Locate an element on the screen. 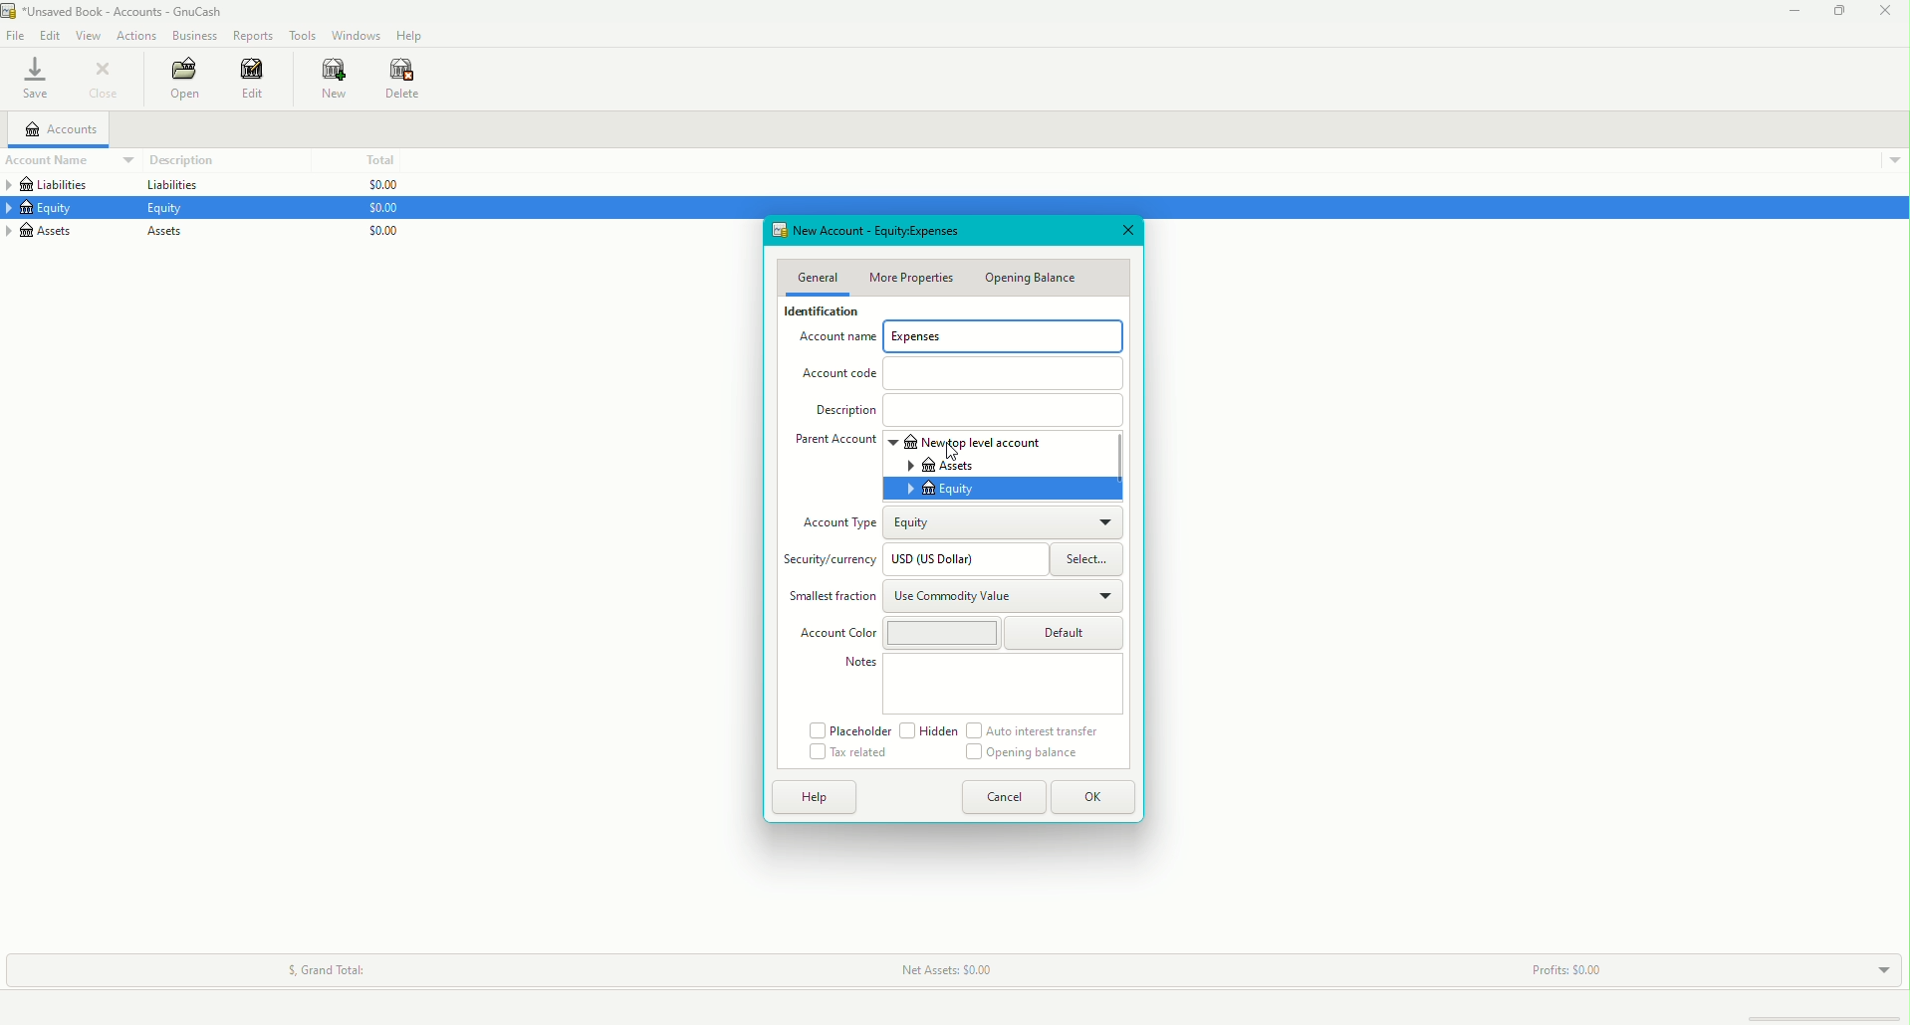 This screenshot has height=1025, width=1910. Placeholder is located at coordinates (848, 730).